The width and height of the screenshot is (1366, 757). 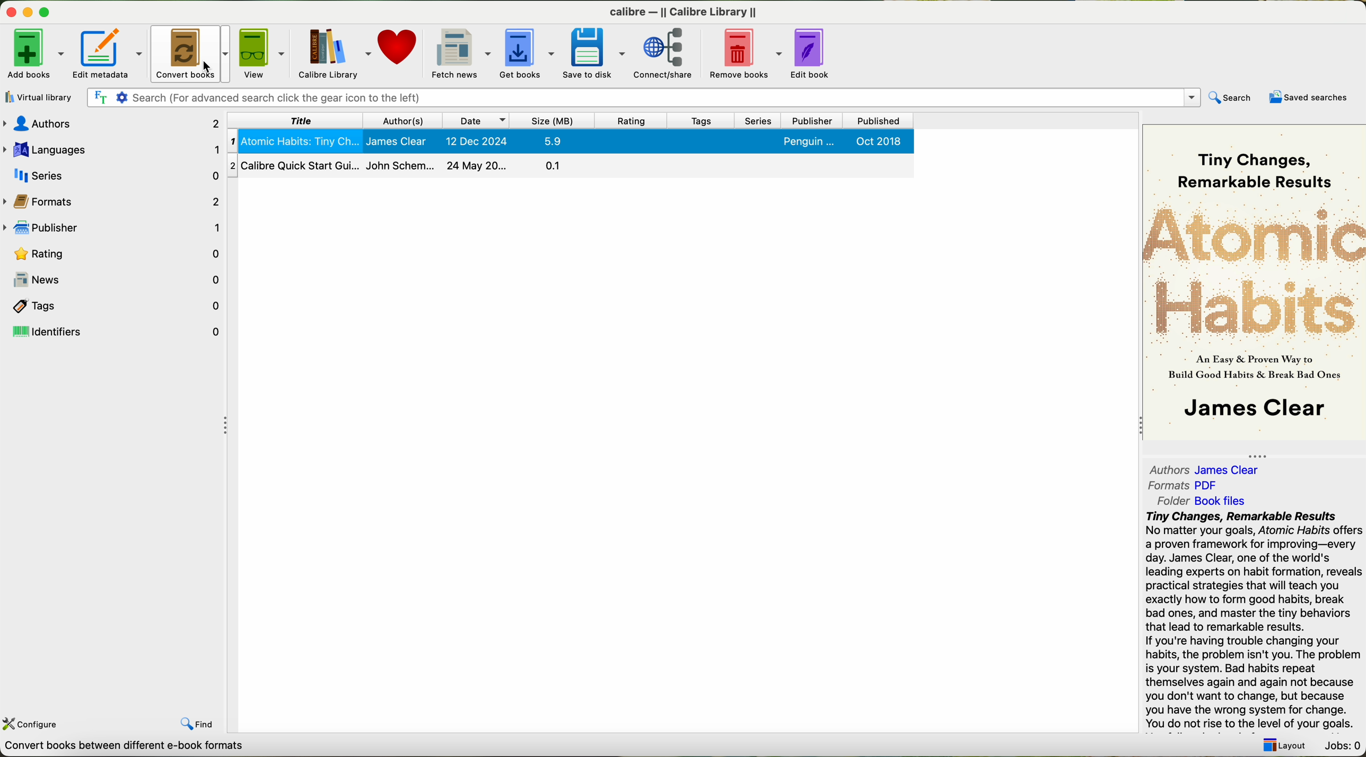 What do you see at coordinates (815, 53) in the screenshot?
I see `edit book` at bounding box center [815, 53].